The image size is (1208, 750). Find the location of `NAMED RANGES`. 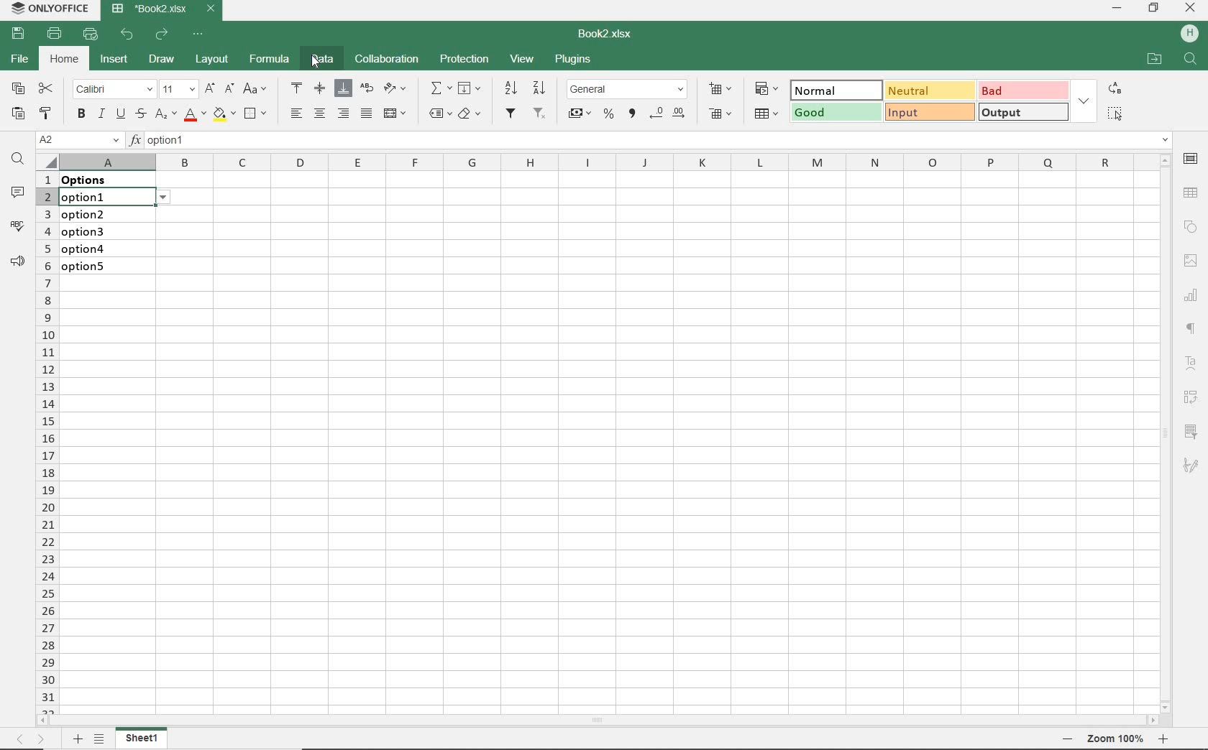

NAMED RANGES is located at coordinates (440, 114).